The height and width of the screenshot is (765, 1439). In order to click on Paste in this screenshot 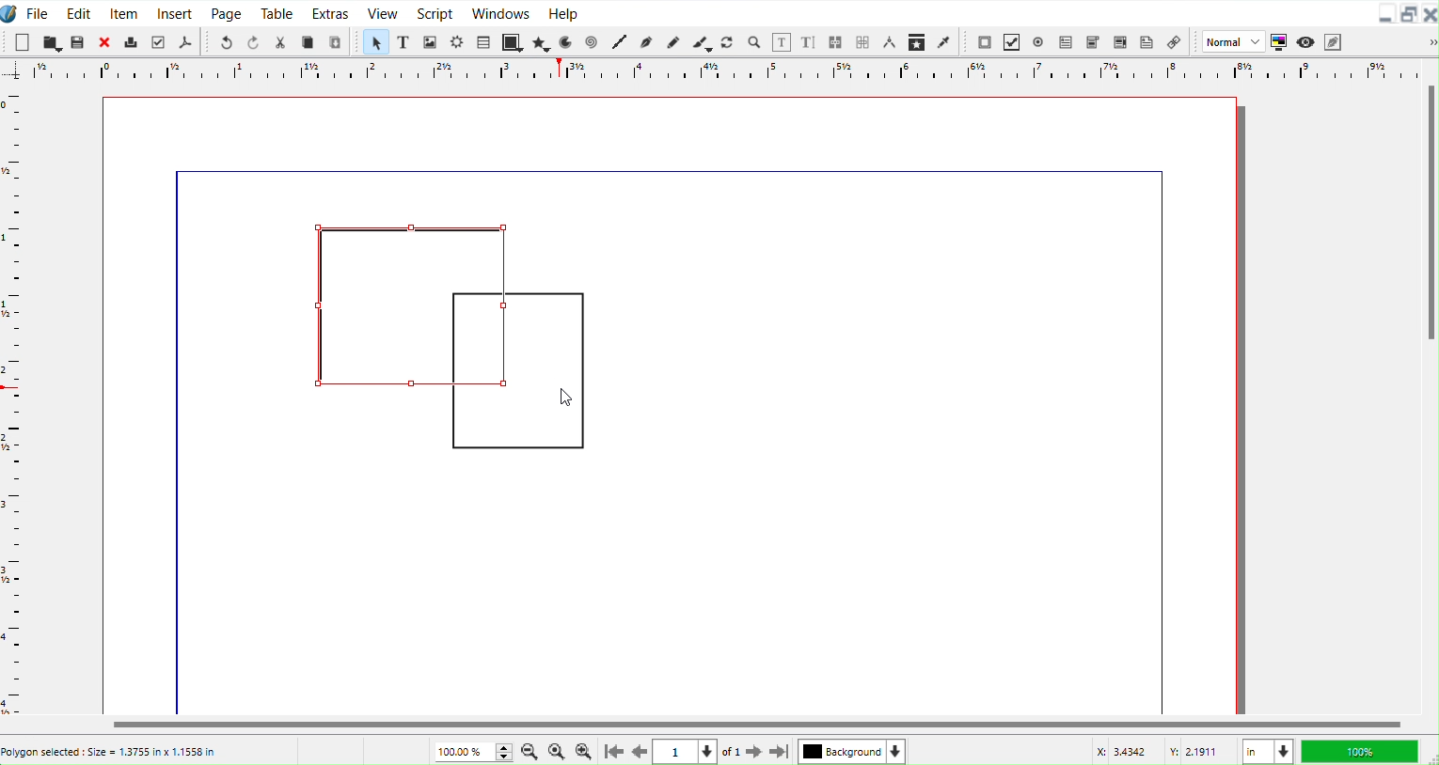, I will do `click(337, 41)`.